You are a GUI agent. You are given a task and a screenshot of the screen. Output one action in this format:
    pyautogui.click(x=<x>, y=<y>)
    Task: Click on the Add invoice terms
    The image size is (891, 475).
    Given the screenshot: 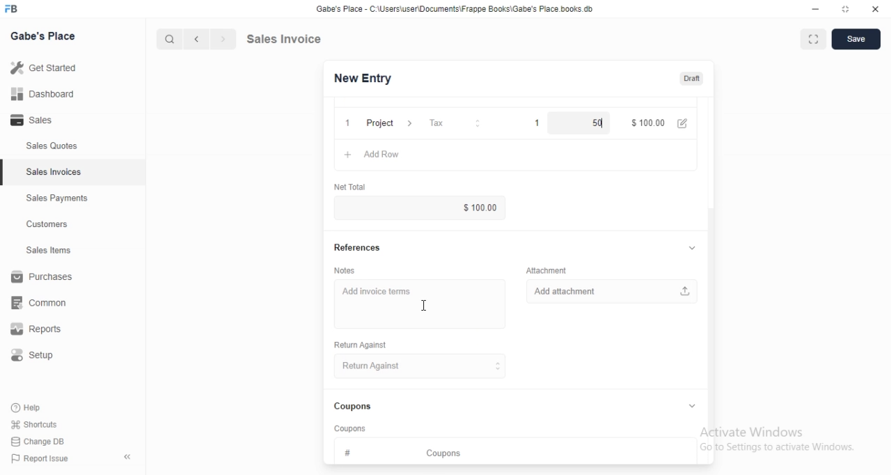 What is the action you would take?
    pyautogui.click(x=414, y=298)
    